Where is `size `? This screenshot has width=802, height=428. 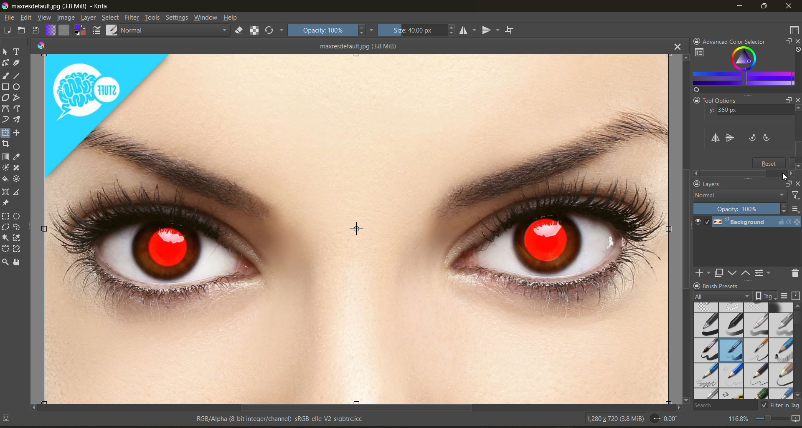
size  is located at coordinates (419, 30).